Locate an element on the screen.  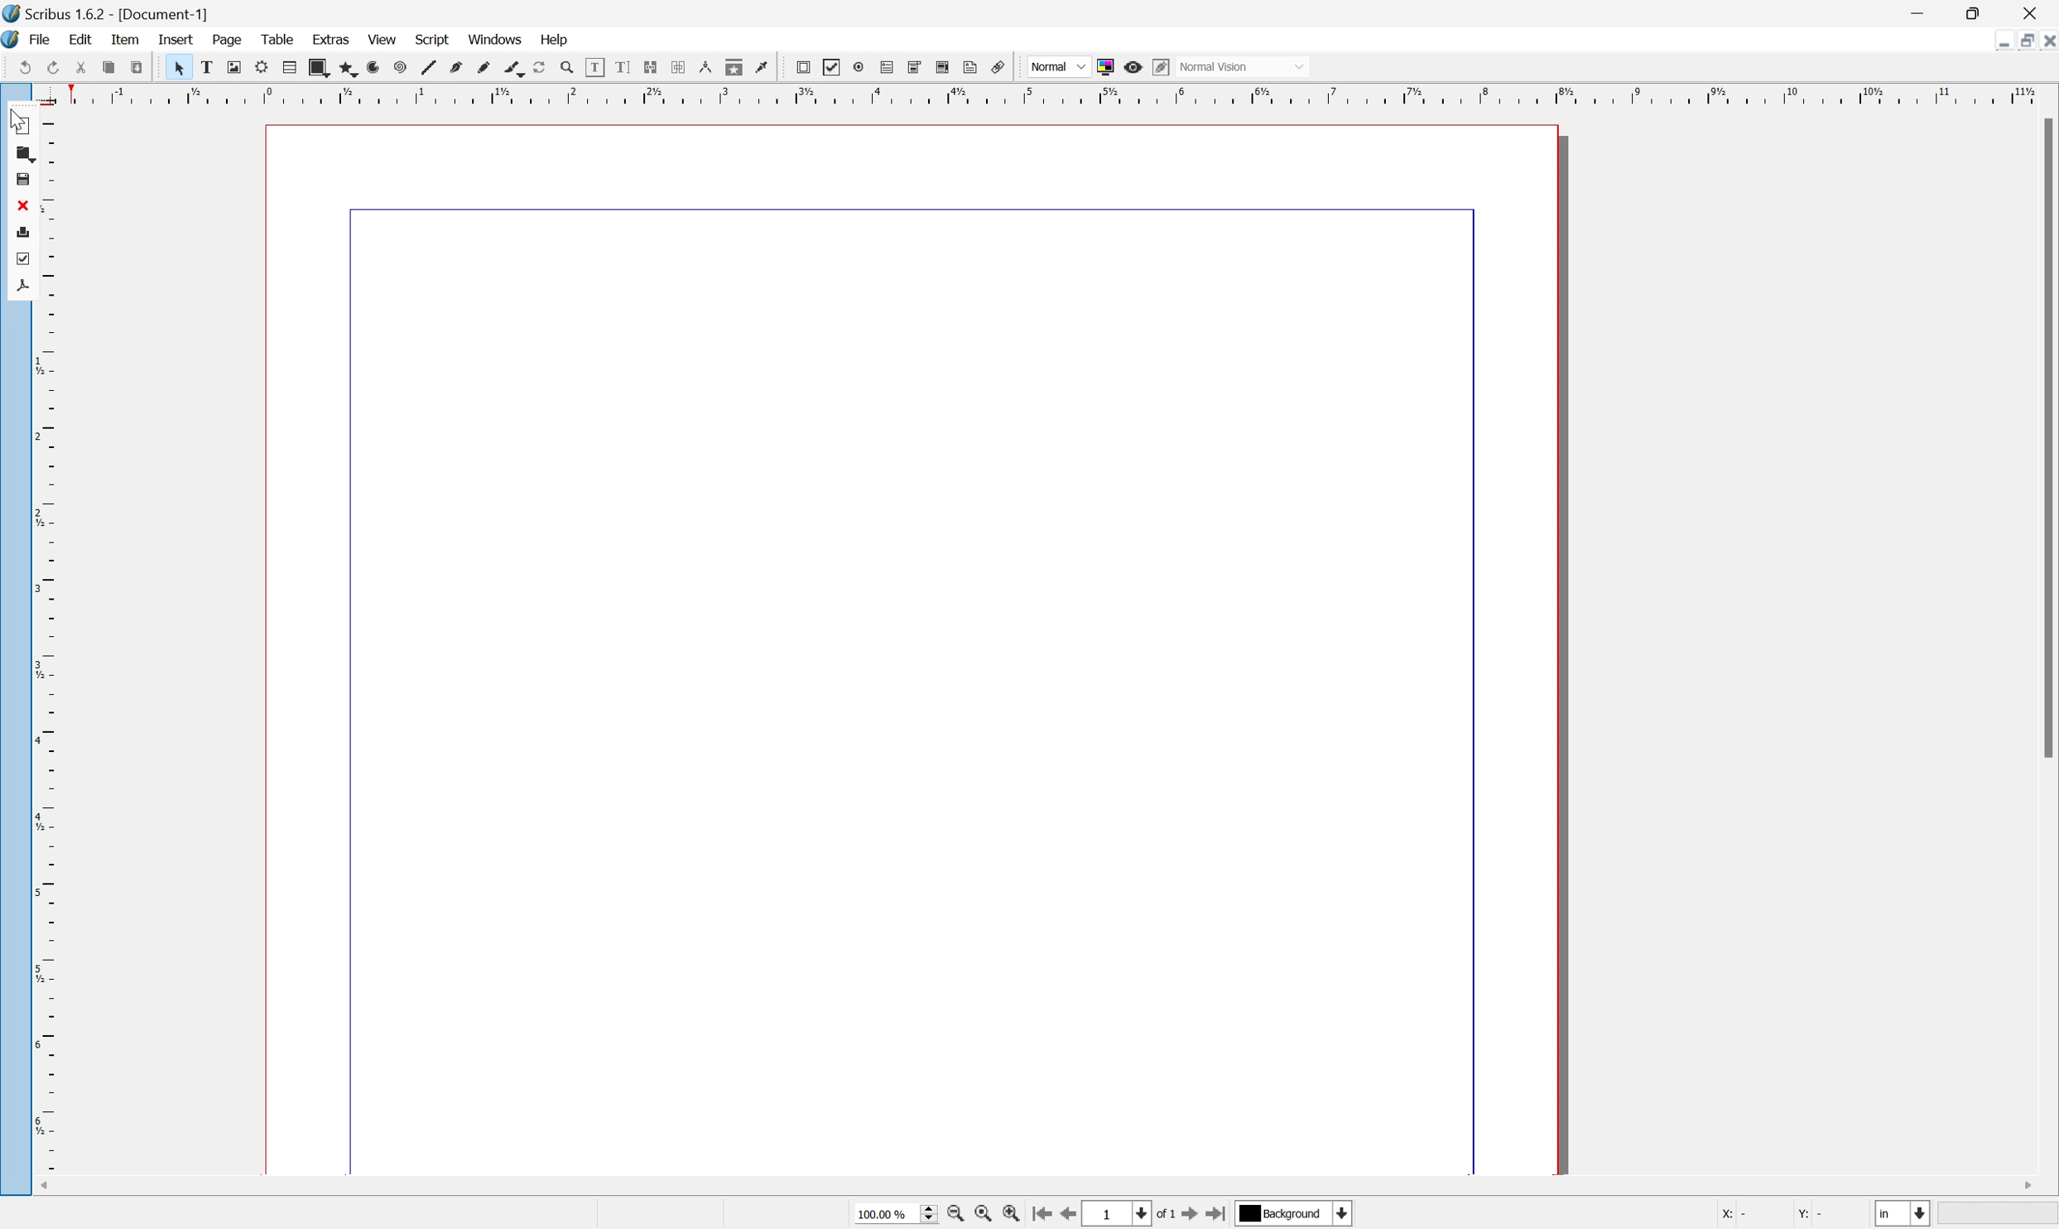
New is located at coordinates (22, 125).